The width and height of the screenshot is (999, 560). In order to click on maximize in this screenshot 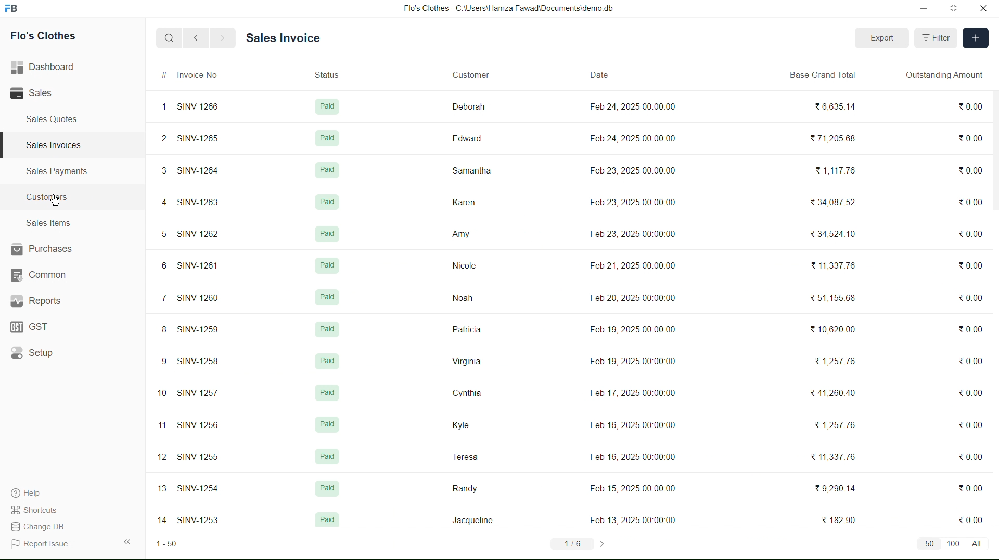, I will do `click(955, 9)`.